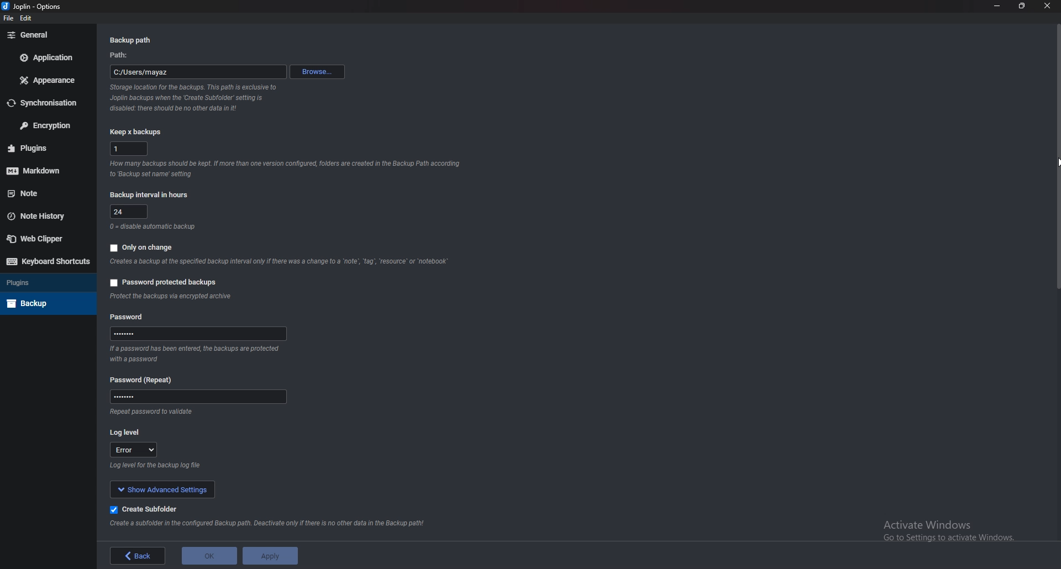 This screenshot has width=1061, height=569. I want to click on Info, so click(199, 354).